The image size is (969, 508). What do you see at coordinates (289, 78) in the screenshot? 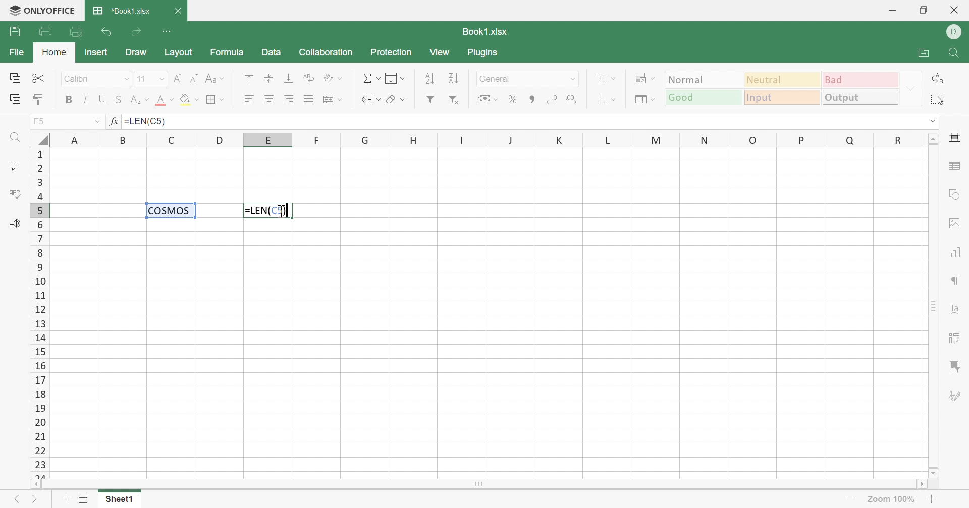
I see `Align bottom` at bounding box center [289, 78].